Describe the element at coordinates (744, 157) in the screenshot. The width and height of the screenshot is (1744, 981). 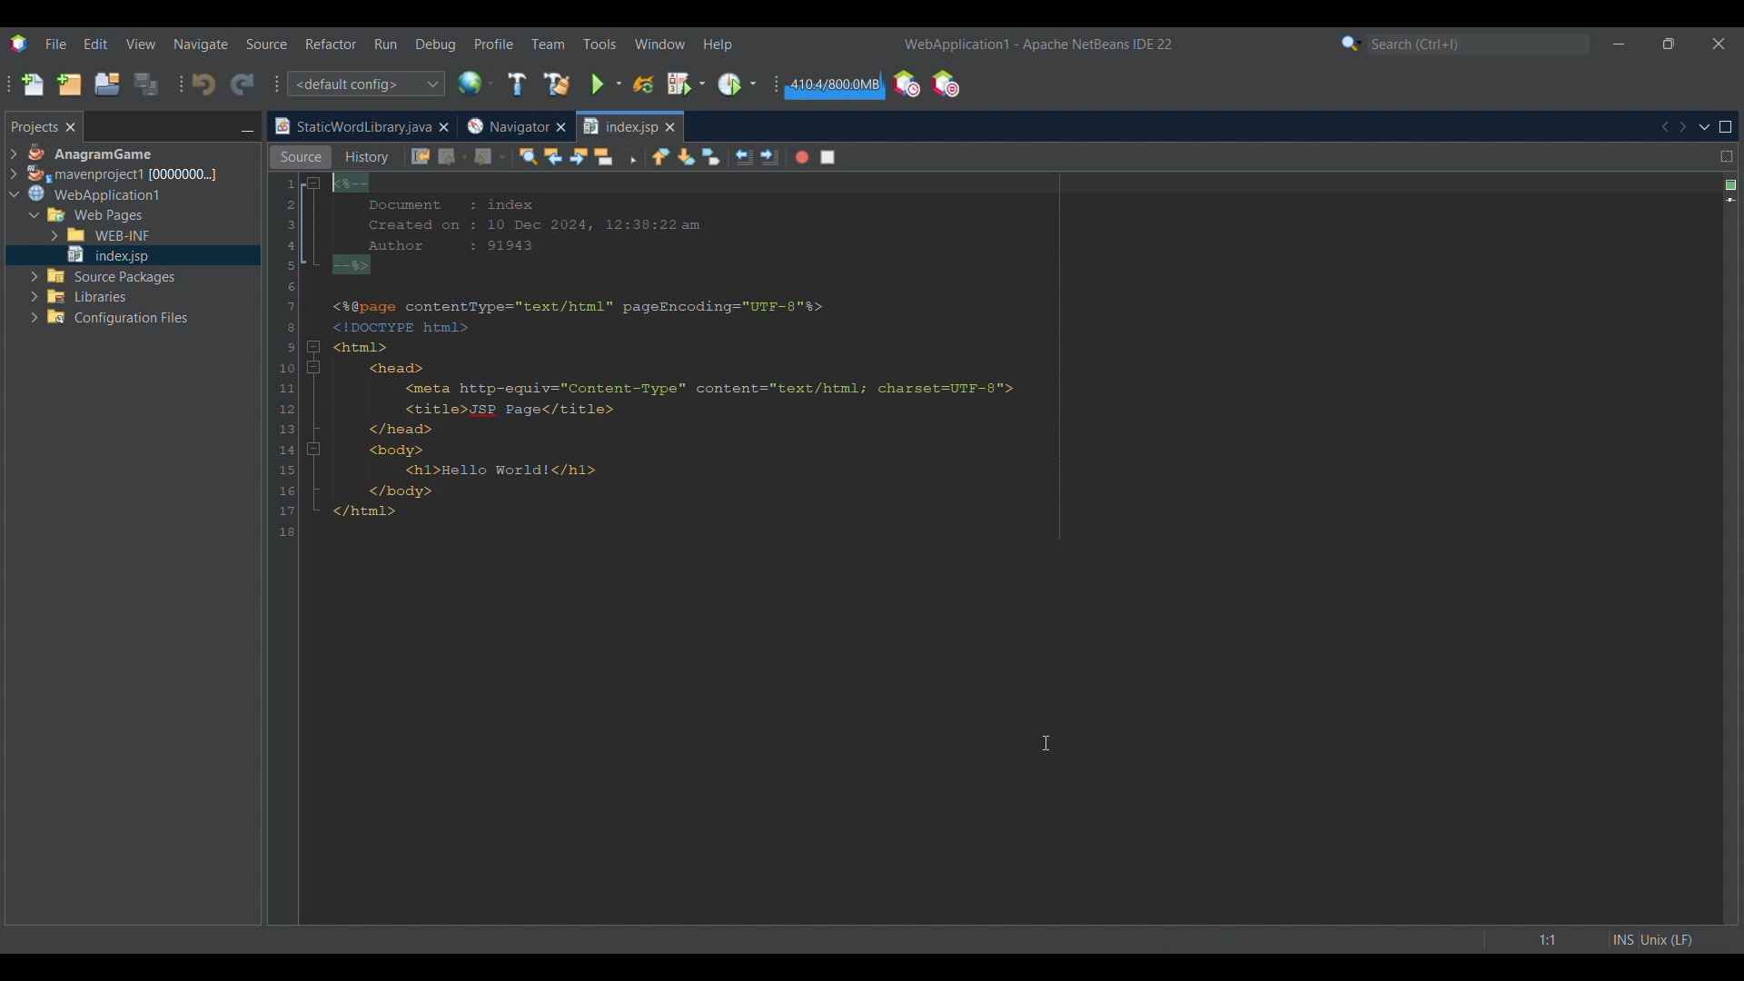
I see `Shift line left` at that location.